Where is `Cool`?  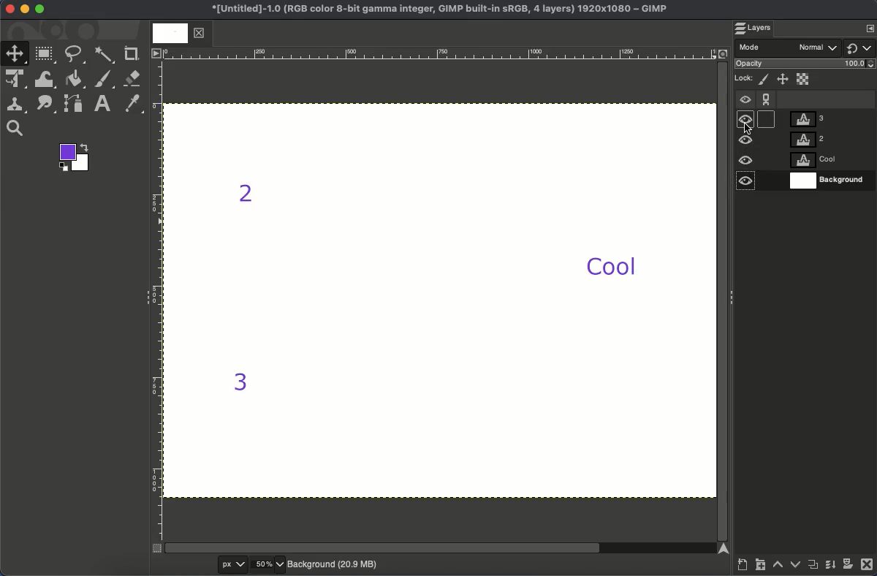
Cool is located at coordinates (610, 268).